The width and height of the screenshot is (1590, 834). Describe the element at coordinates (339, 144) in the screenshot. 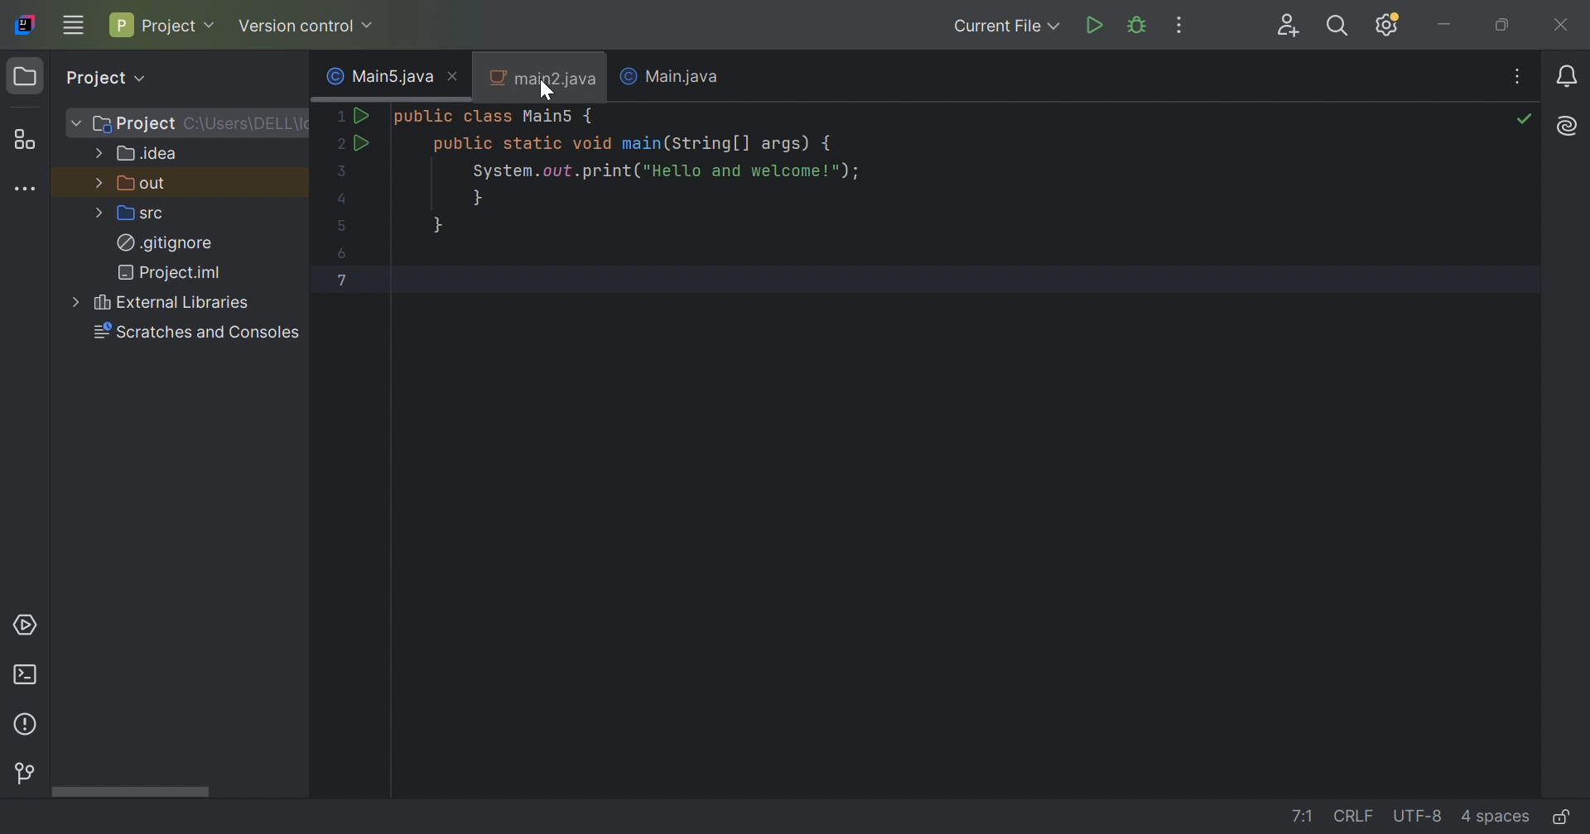

I see `2` at that location.